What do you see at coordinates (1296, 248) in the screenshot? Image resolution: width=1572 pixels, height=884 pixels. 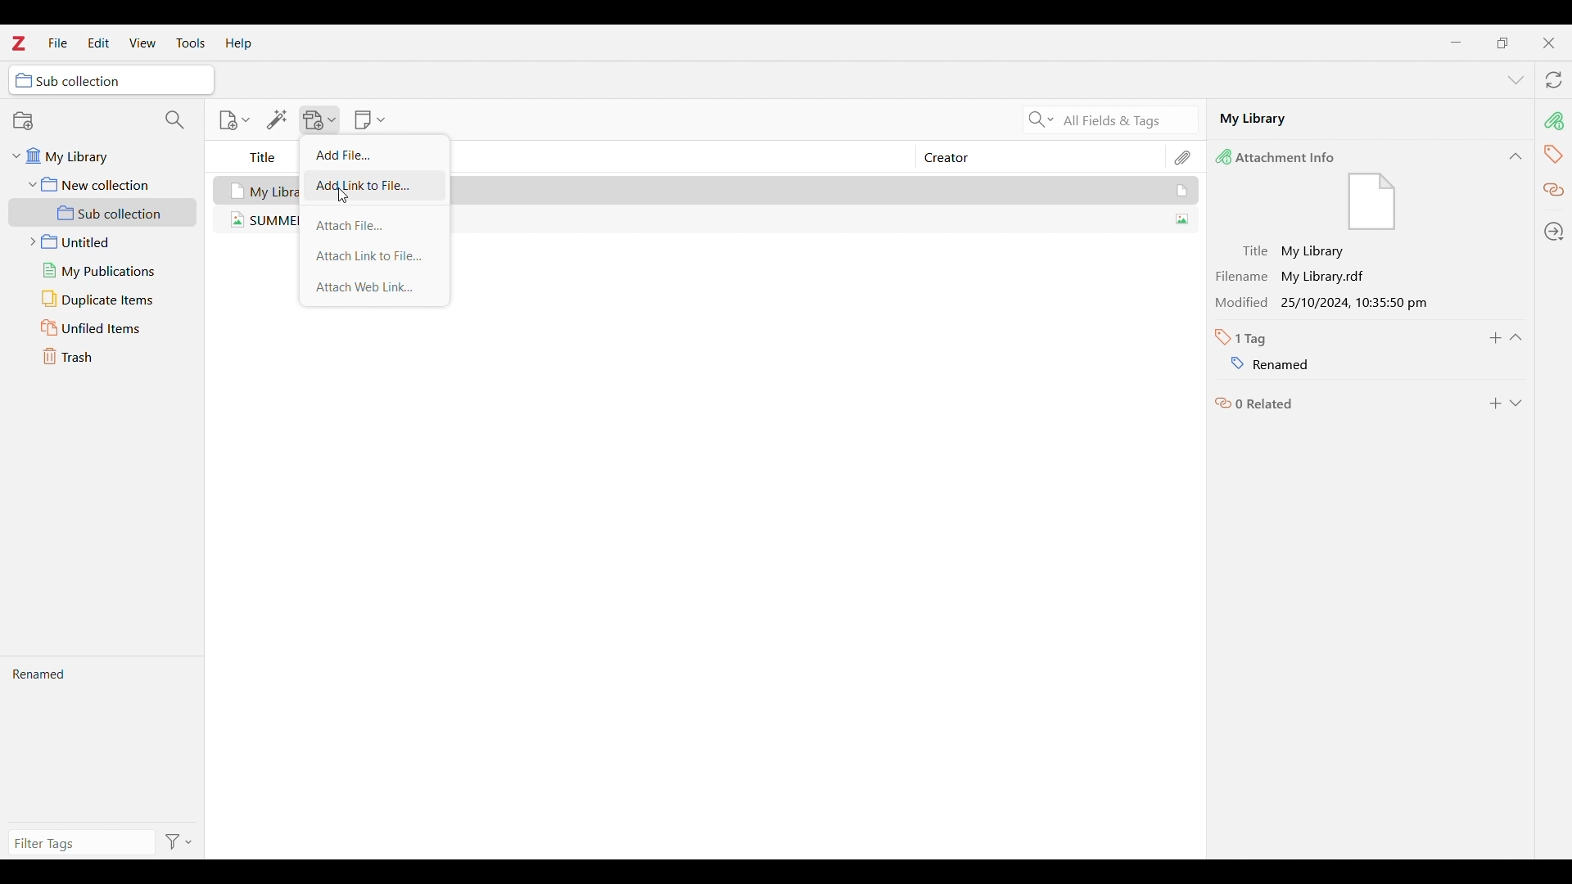 I see `Title My Library` at bounding box center [1296, 248].